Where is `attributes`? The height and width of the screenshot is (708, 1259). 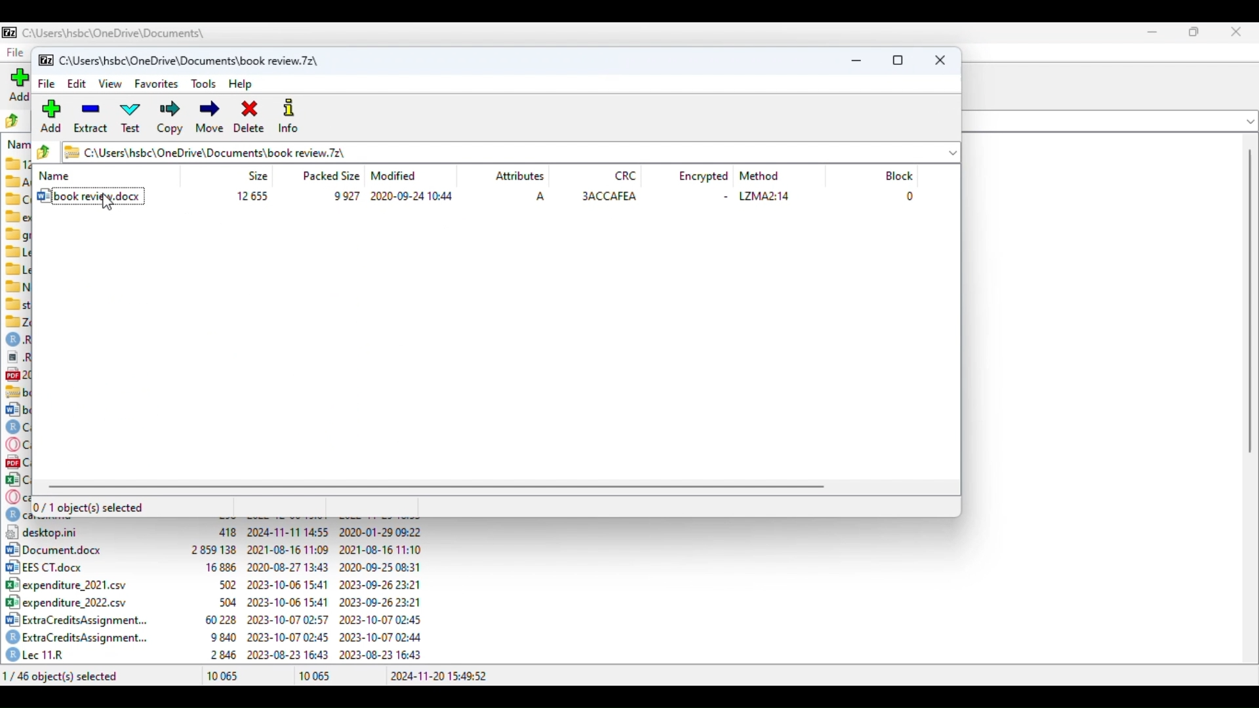
attributes is located at coordinates (520, 175).